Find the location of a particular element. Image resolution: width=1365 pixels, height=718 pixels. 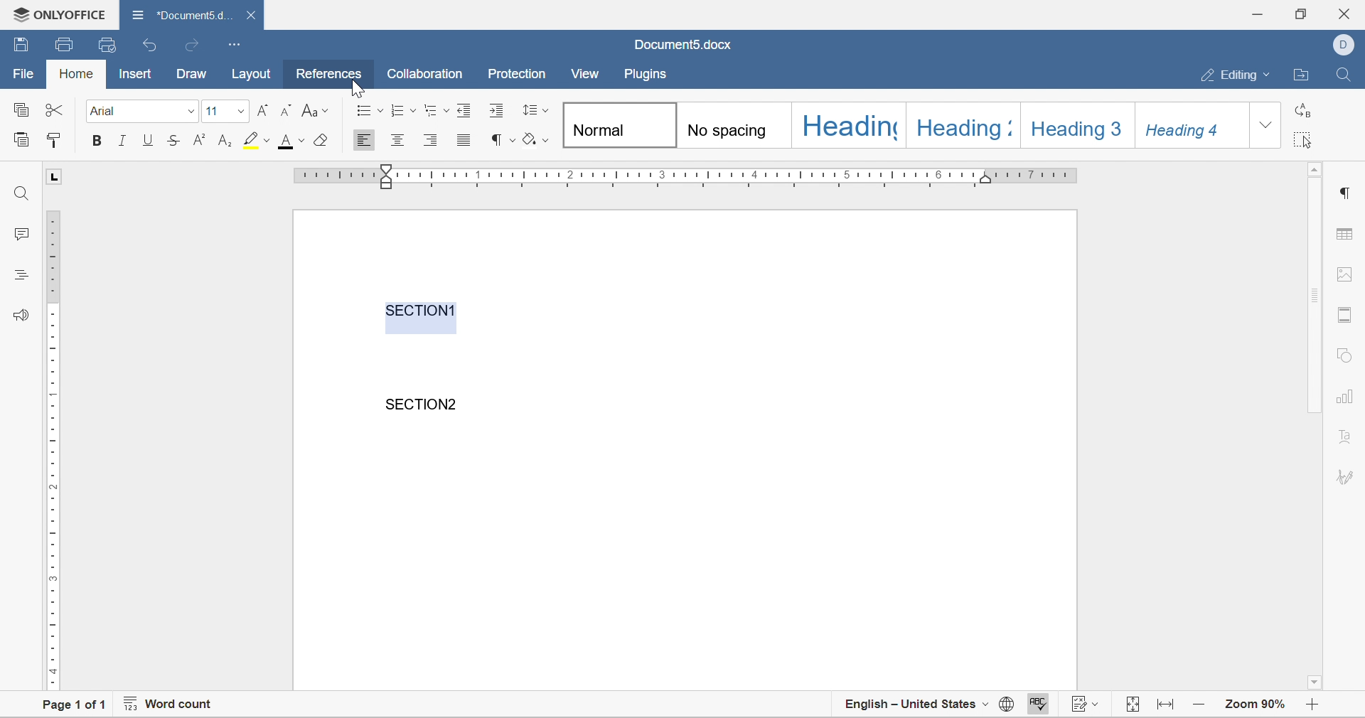

section1 is located at coordinates (422, 310).